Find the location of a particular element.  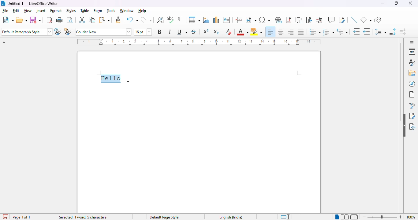

accessibility check is located at coordinates (412, 126).